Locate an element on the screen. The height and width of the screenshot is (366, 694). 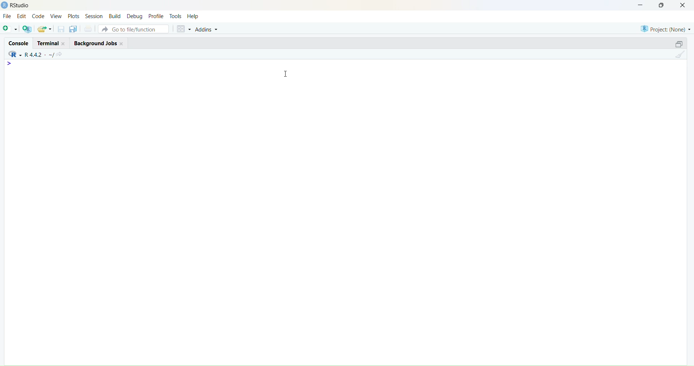
Workspace panes is located at coordinates (183, 28).